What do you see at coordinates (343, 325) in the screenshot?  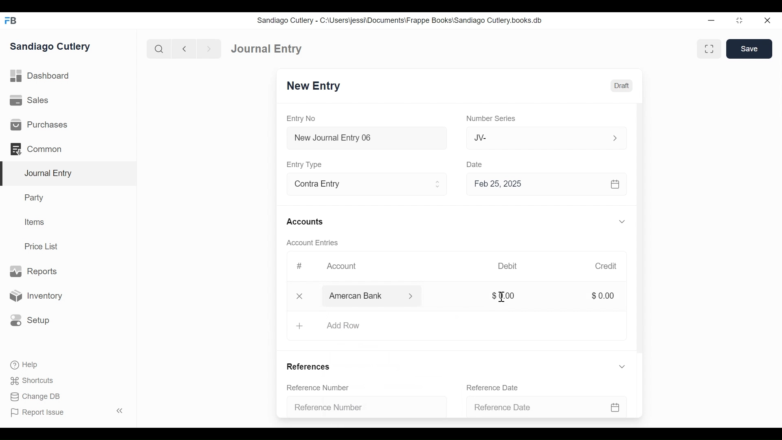 I see `Add Row` at bounding box center [343, 325].